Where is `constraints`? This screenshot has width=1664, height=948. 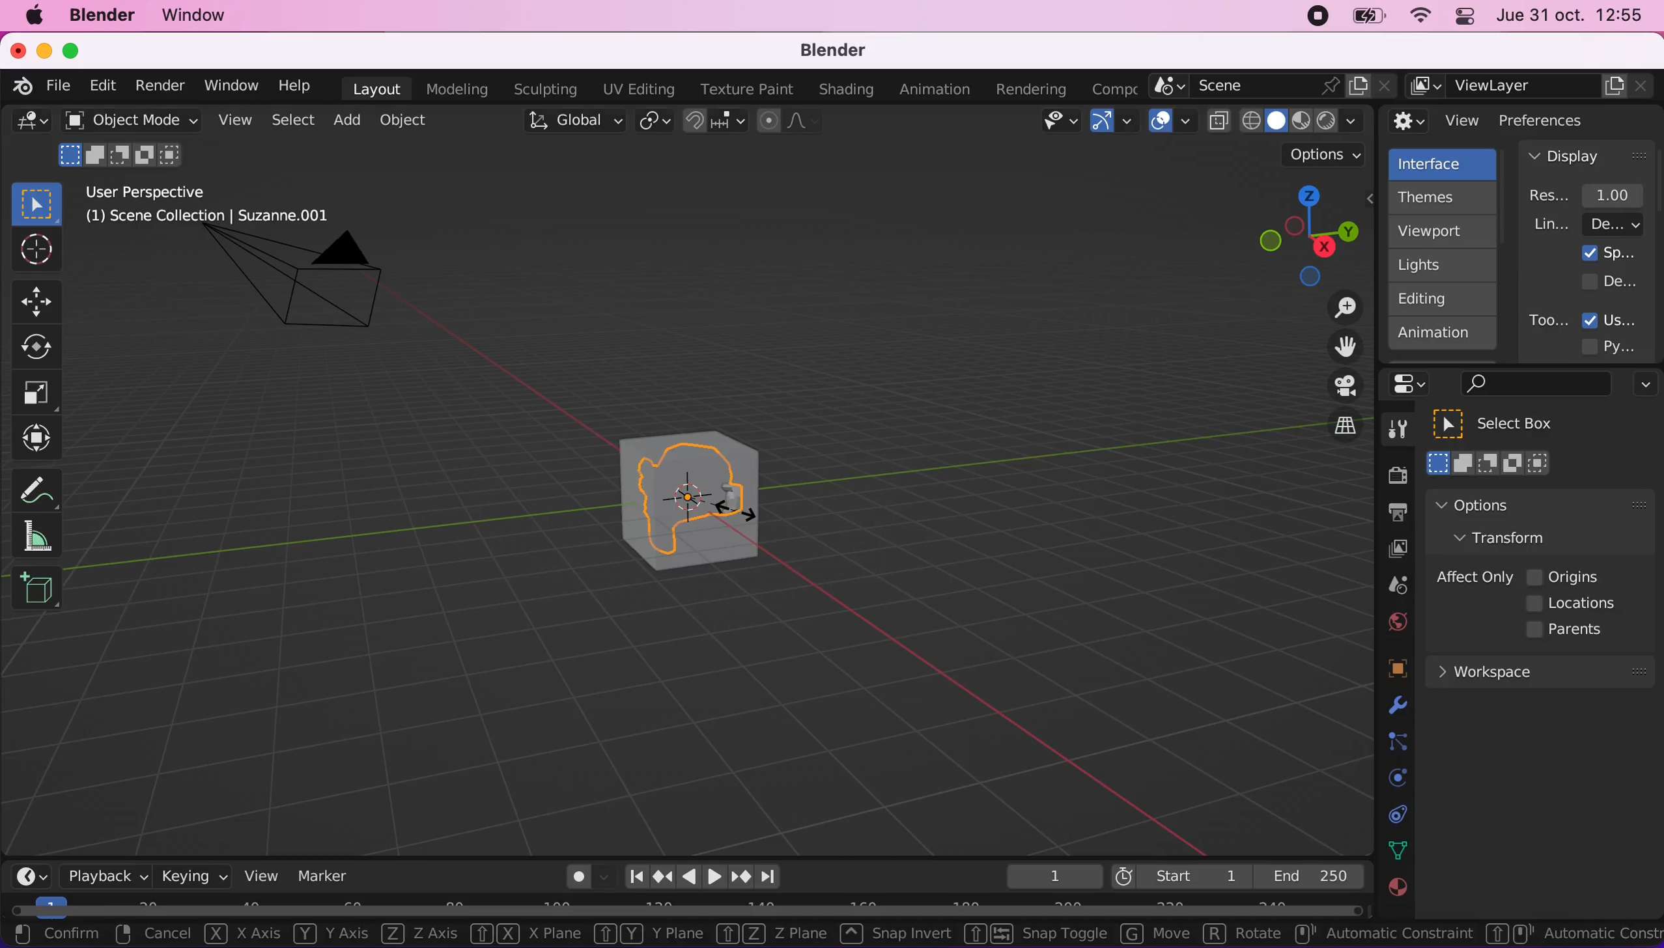 constraints is located at coordinates (1396, 742).